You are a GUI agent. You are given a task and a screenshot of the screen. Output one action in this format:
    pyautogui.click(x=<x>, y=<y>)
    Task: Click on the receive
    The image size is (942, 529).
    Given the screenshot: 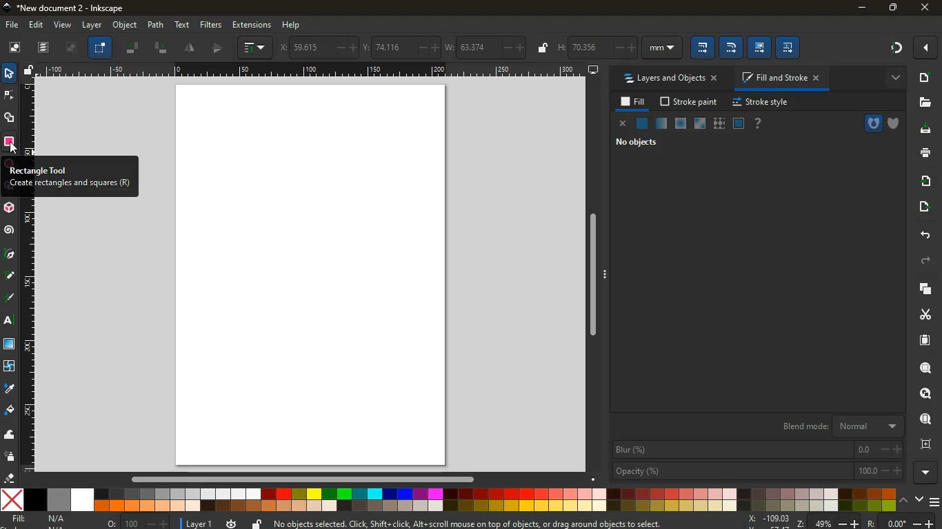 What is the action you would take?
    pyautogui.click(x=923, y=182)
    